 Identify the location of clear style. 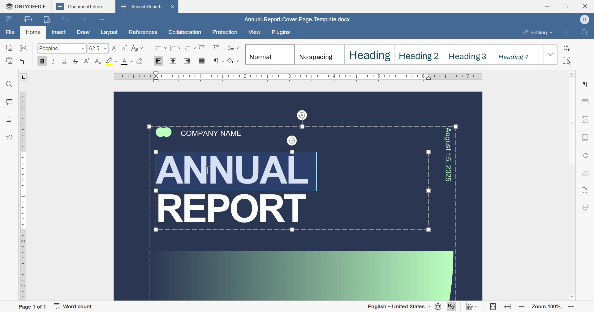
(140, 61).